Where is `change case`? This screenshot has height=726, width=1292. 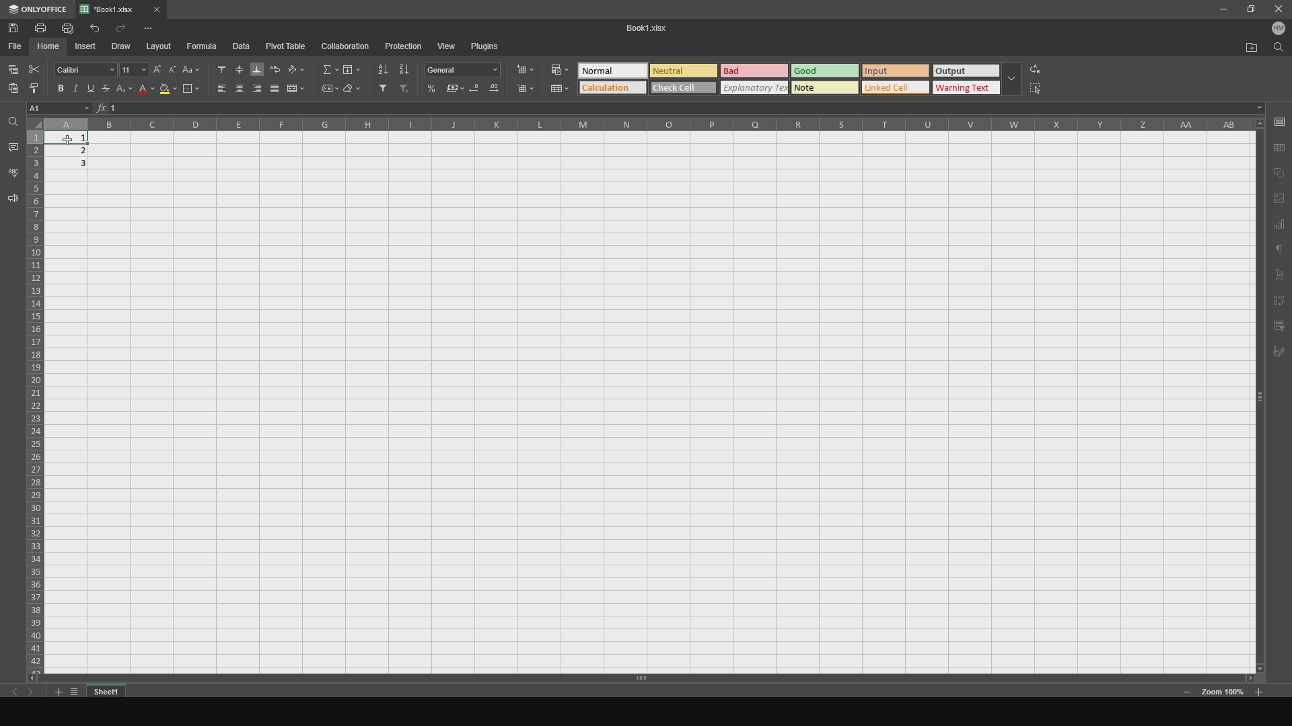
change case is located at coordinates (190, 68).